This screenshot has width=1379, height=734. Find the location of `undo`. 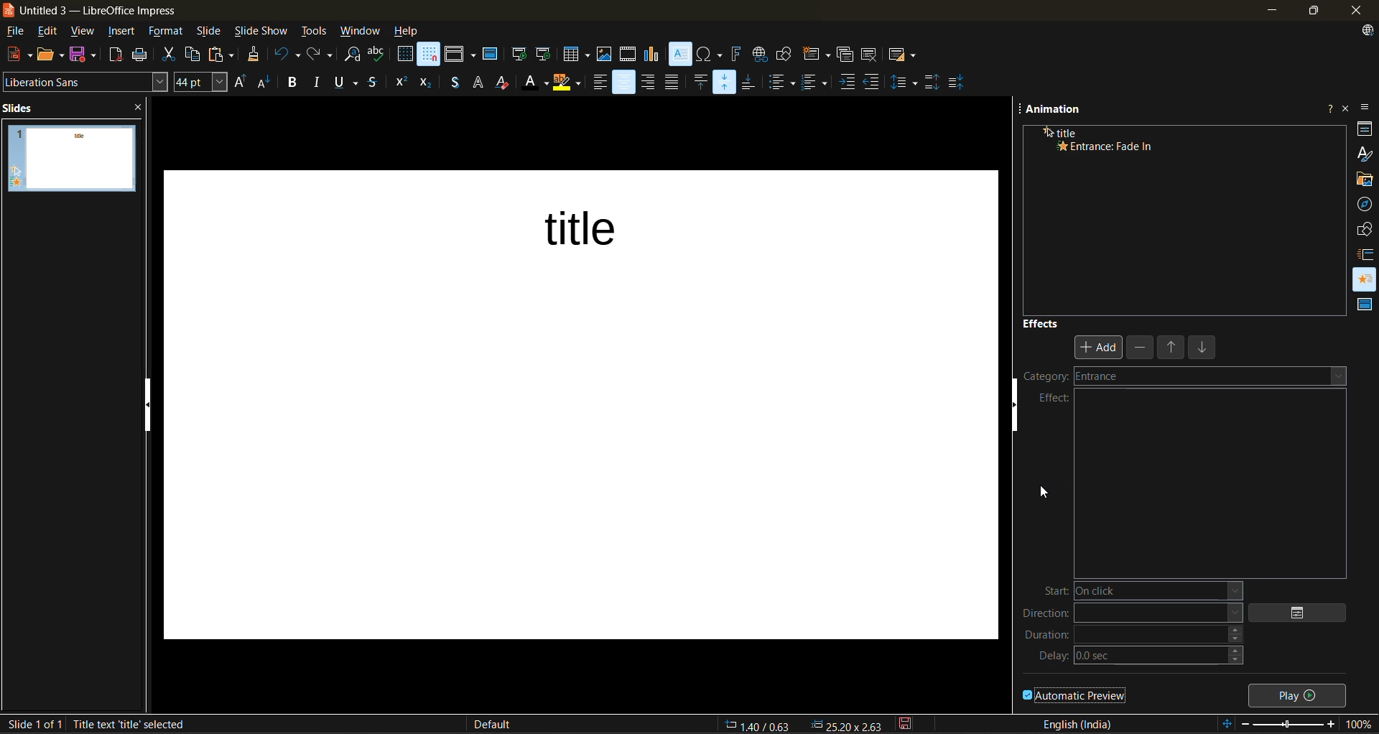

undo is located at coordinates (285, 55).